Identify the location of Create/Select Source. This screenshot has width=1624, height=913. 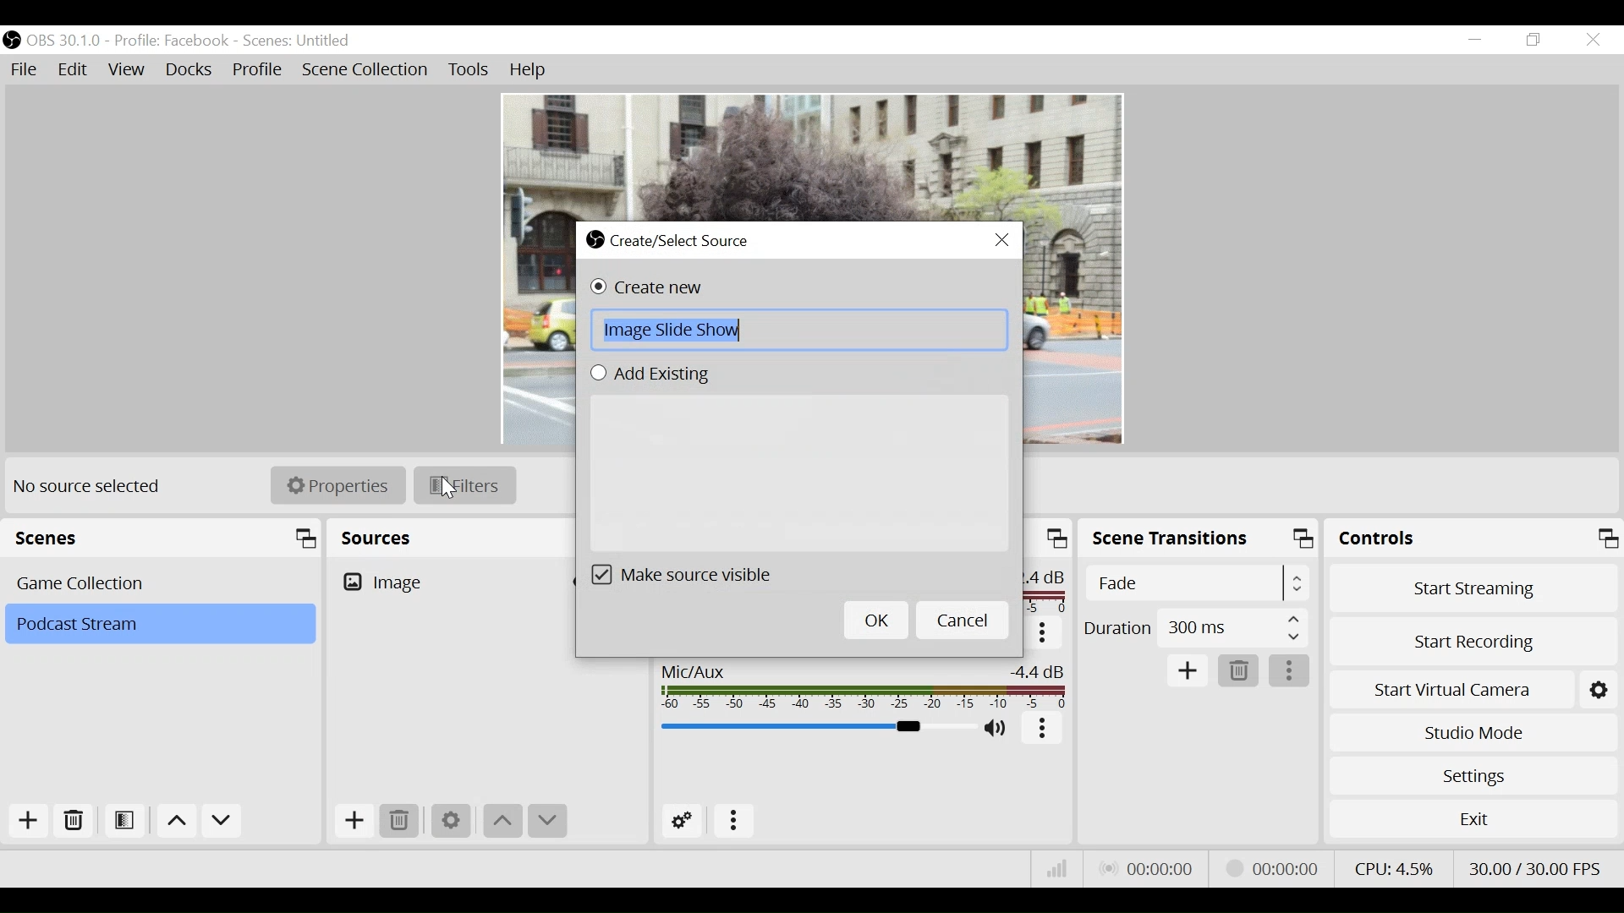
(673, 238).